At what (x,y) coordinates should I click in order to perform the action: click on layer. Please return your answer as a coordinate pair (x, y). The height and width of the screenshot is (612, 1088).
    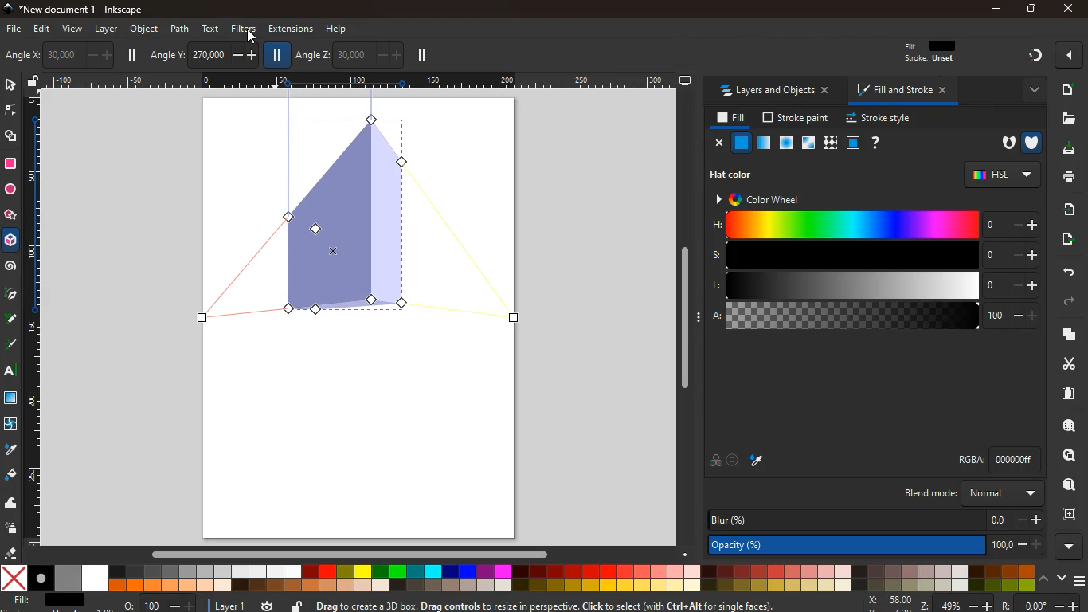
    Looking at the image, I should click on (227, 604).